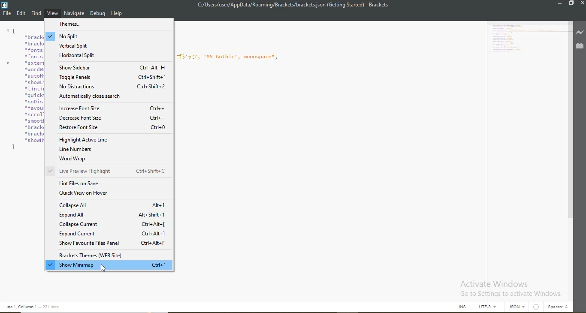 This screenshot has width=586, height=313. Describe the element at coordinates (580, 46) in the screenshot. I see `Extension Manager` at that location.